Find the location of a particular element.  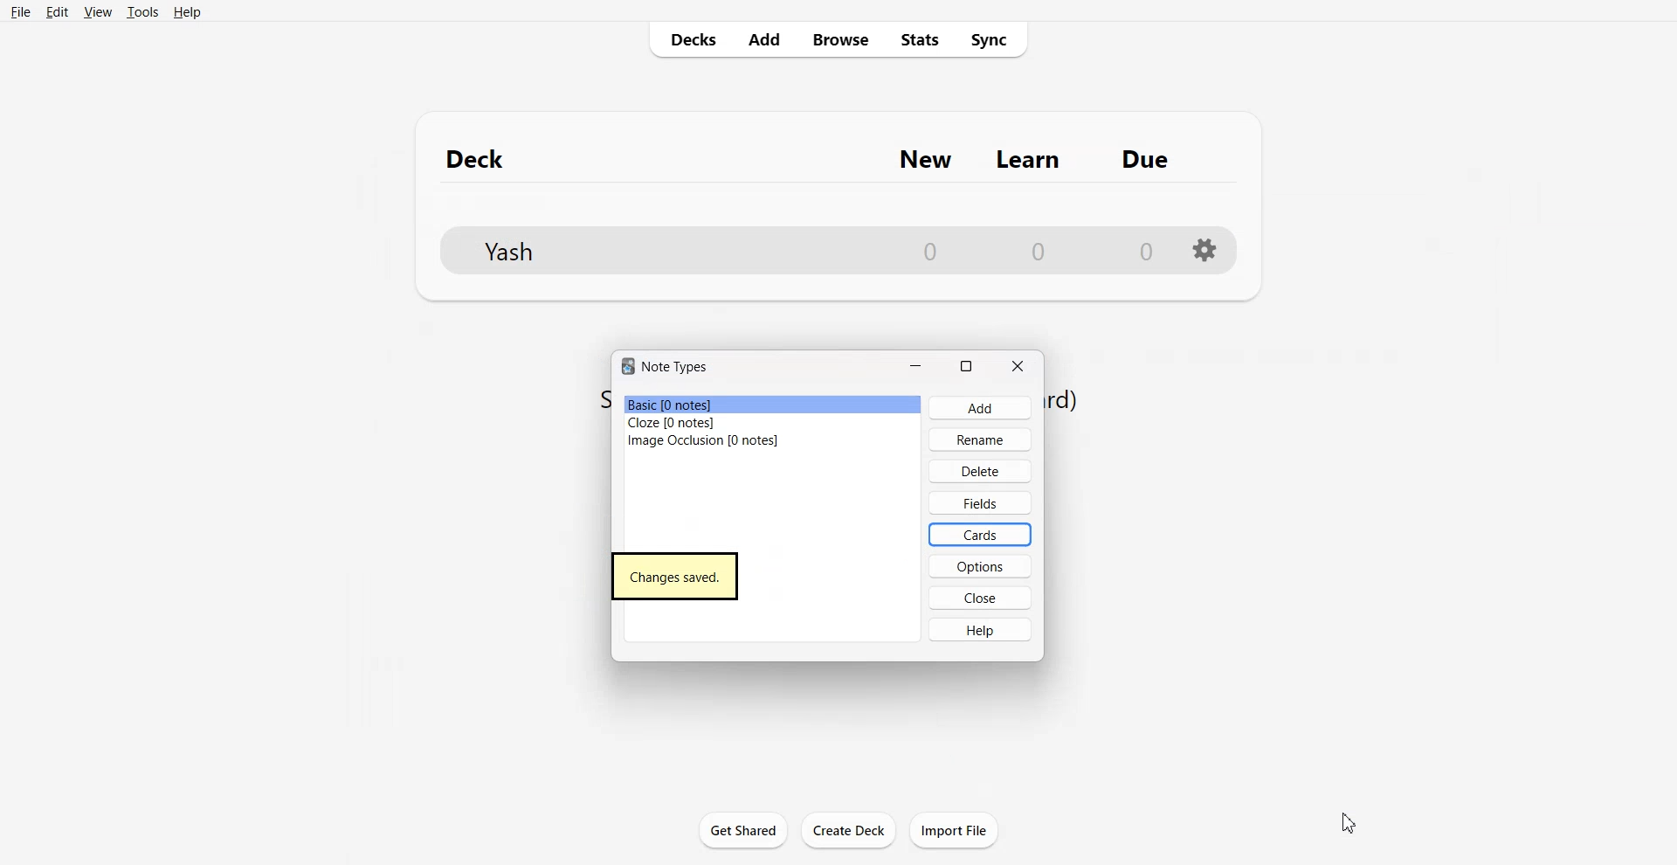

Tools is located at coordinates (142, 11).